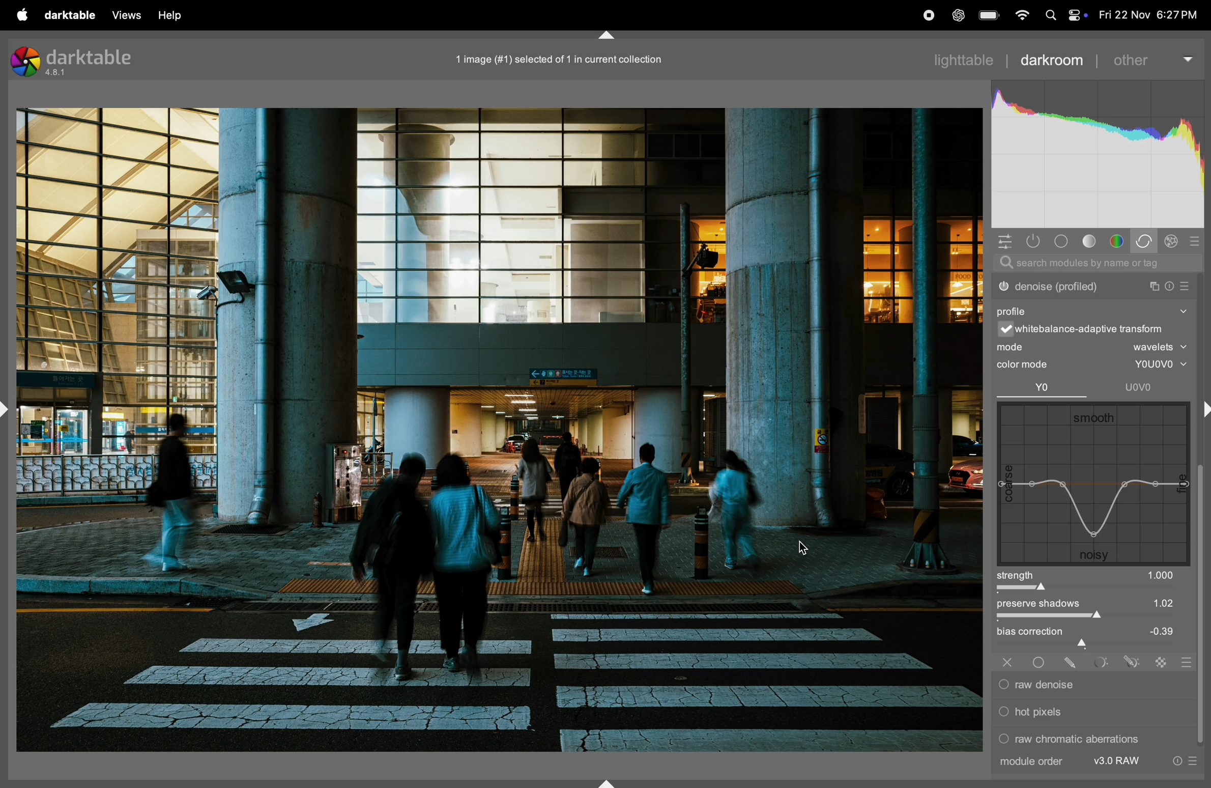 The image size is (1211, 788). What do you see at coordinates (1008, 662) in the screenshot?
I see `off` at bounding box center [1008, 662].